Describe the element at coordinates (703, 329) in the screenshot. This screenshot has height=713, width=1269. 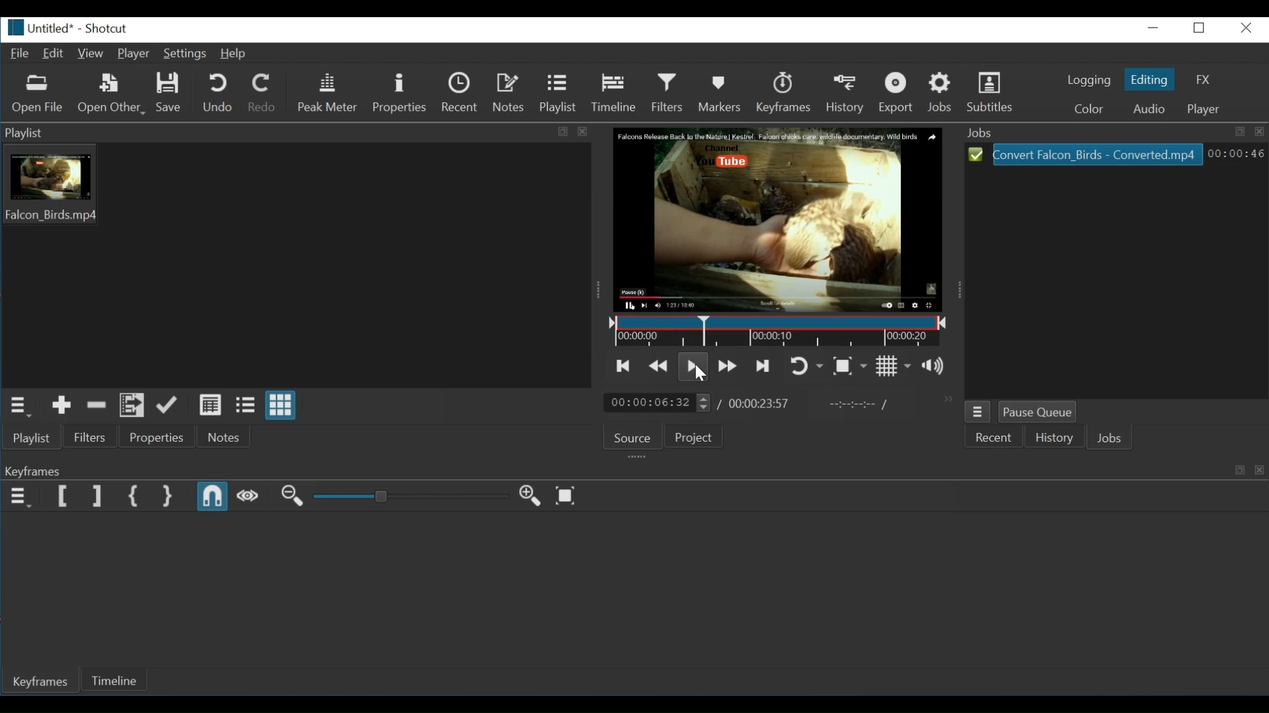
I see `Timeline cursor` at that location.